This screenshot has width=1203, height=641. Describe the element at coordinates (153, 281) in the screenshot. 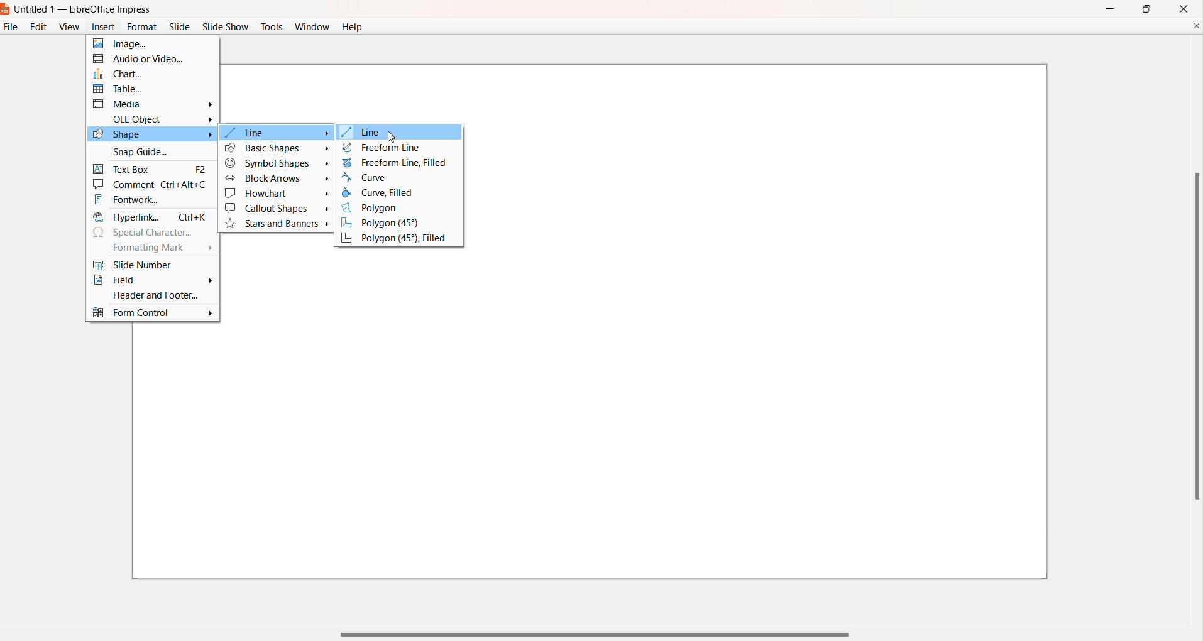

I see `Field` at that location.